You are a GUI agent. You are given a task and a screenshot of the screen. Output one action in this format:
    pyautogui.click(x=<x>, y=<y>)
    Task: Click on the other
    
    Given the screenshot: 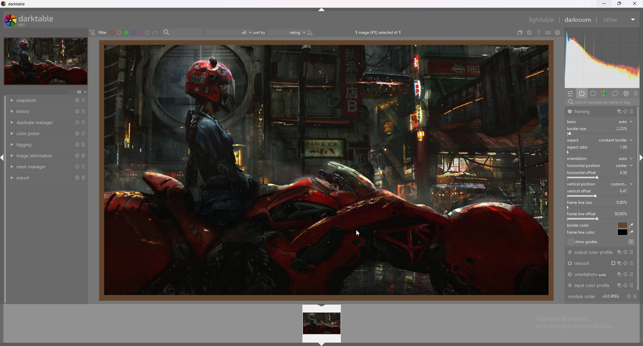 What is the action you would take?
    pyautogui.click(x=620, y=20)
    